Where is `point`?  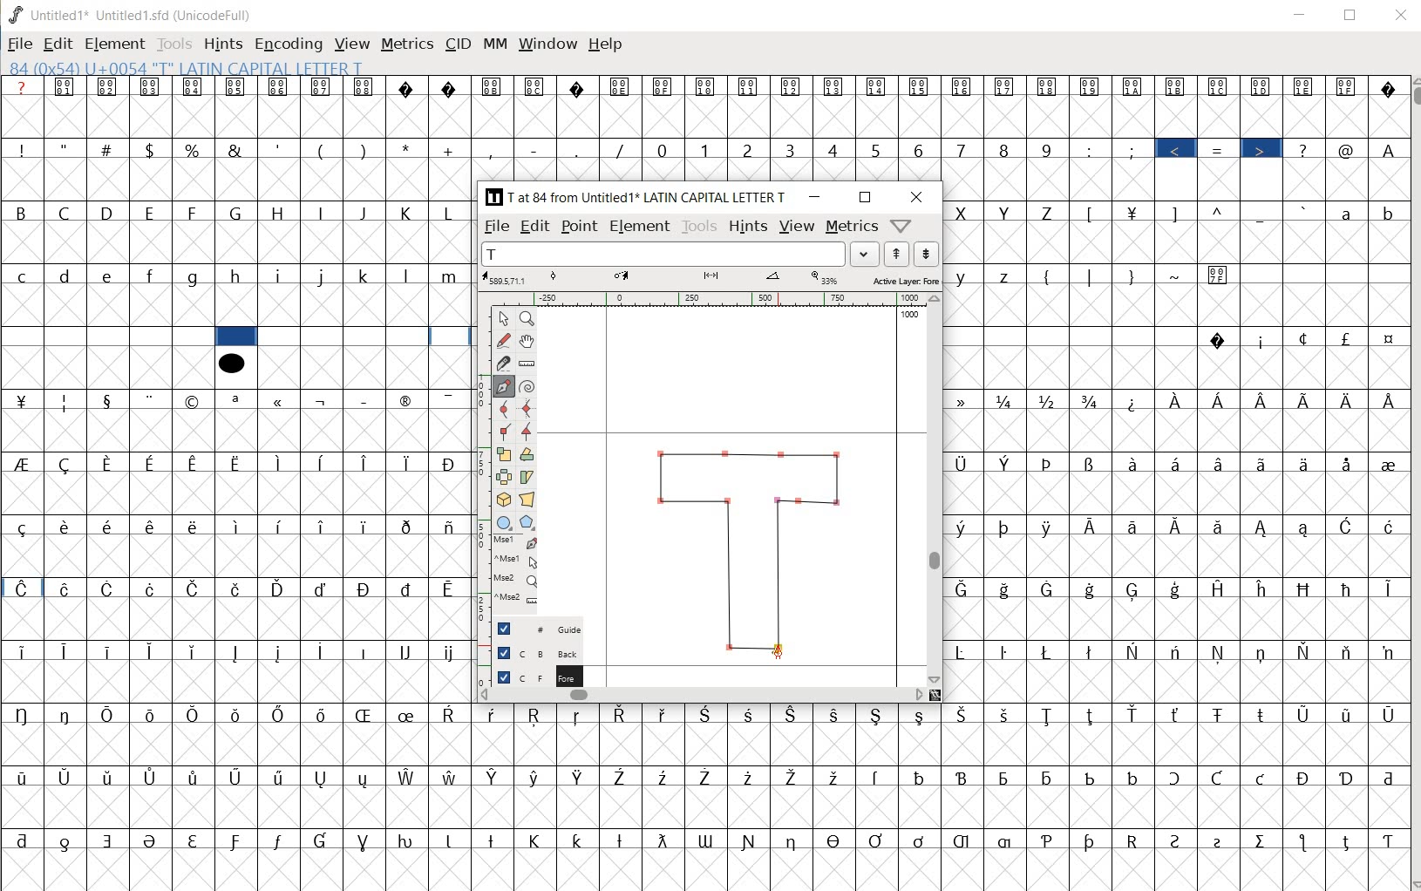
point is located at coordinates (578, 227).